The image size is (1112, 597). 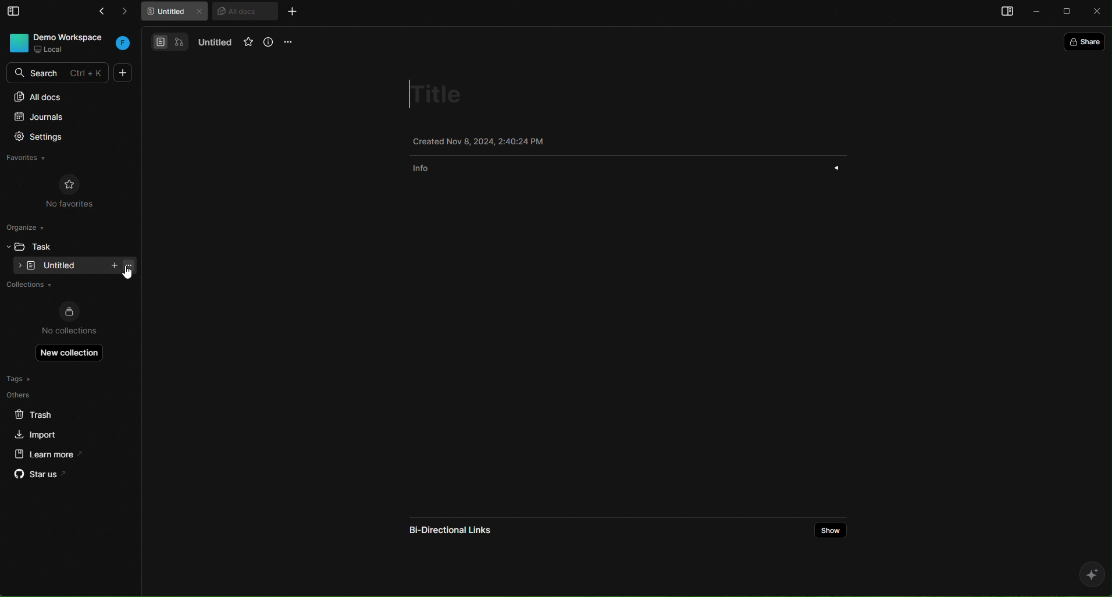 What do you see at coordinates (1091, 574) in the screenshot?
I see `ai` at bounding box center [1091, 574].